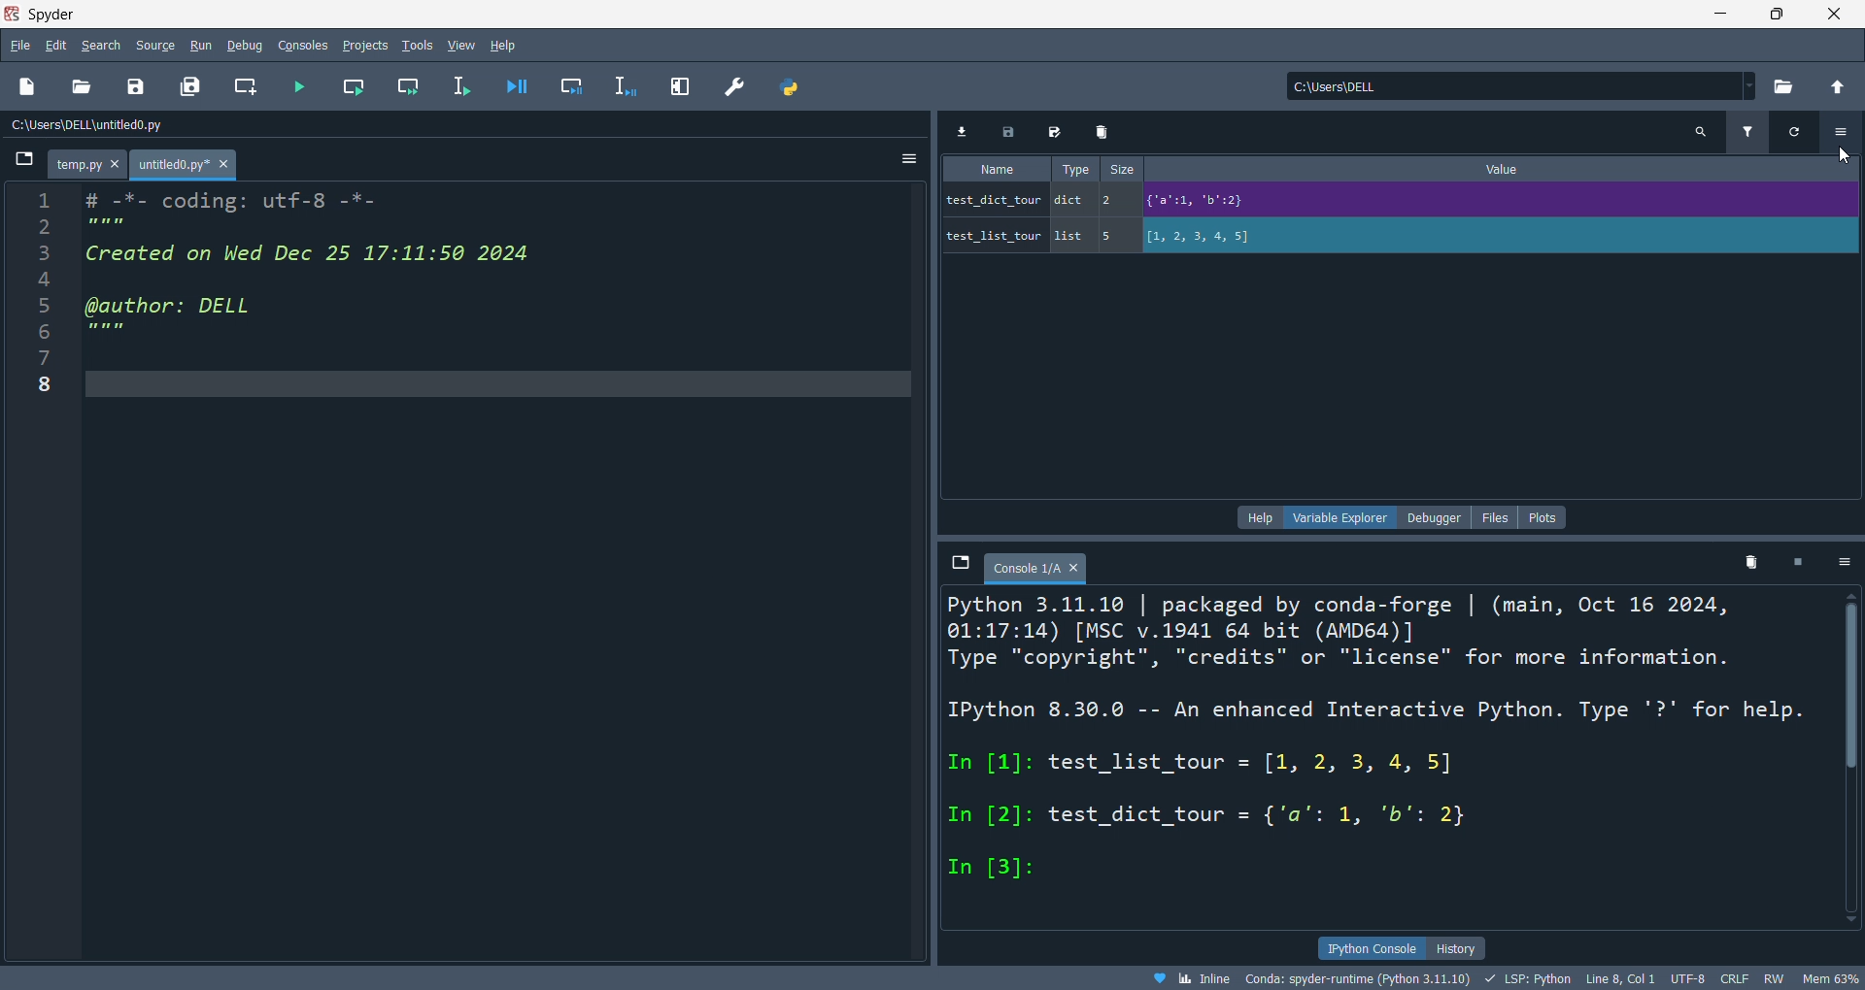 The height and width of the screenshot is (990, 1865). What do you see at coordinates (296, 84) in the screenshot?
I see `run file` at bounding box center [296, 84].